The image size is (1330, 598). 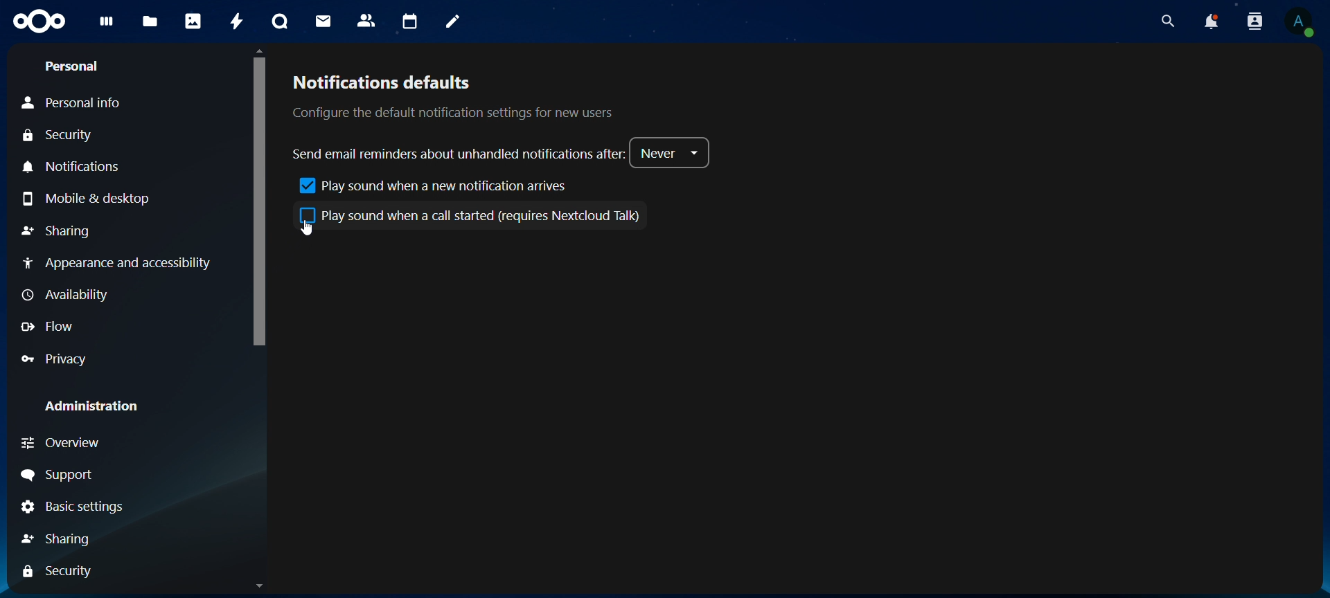 I want to click on Scrollbar, so click(x=254, y=320).